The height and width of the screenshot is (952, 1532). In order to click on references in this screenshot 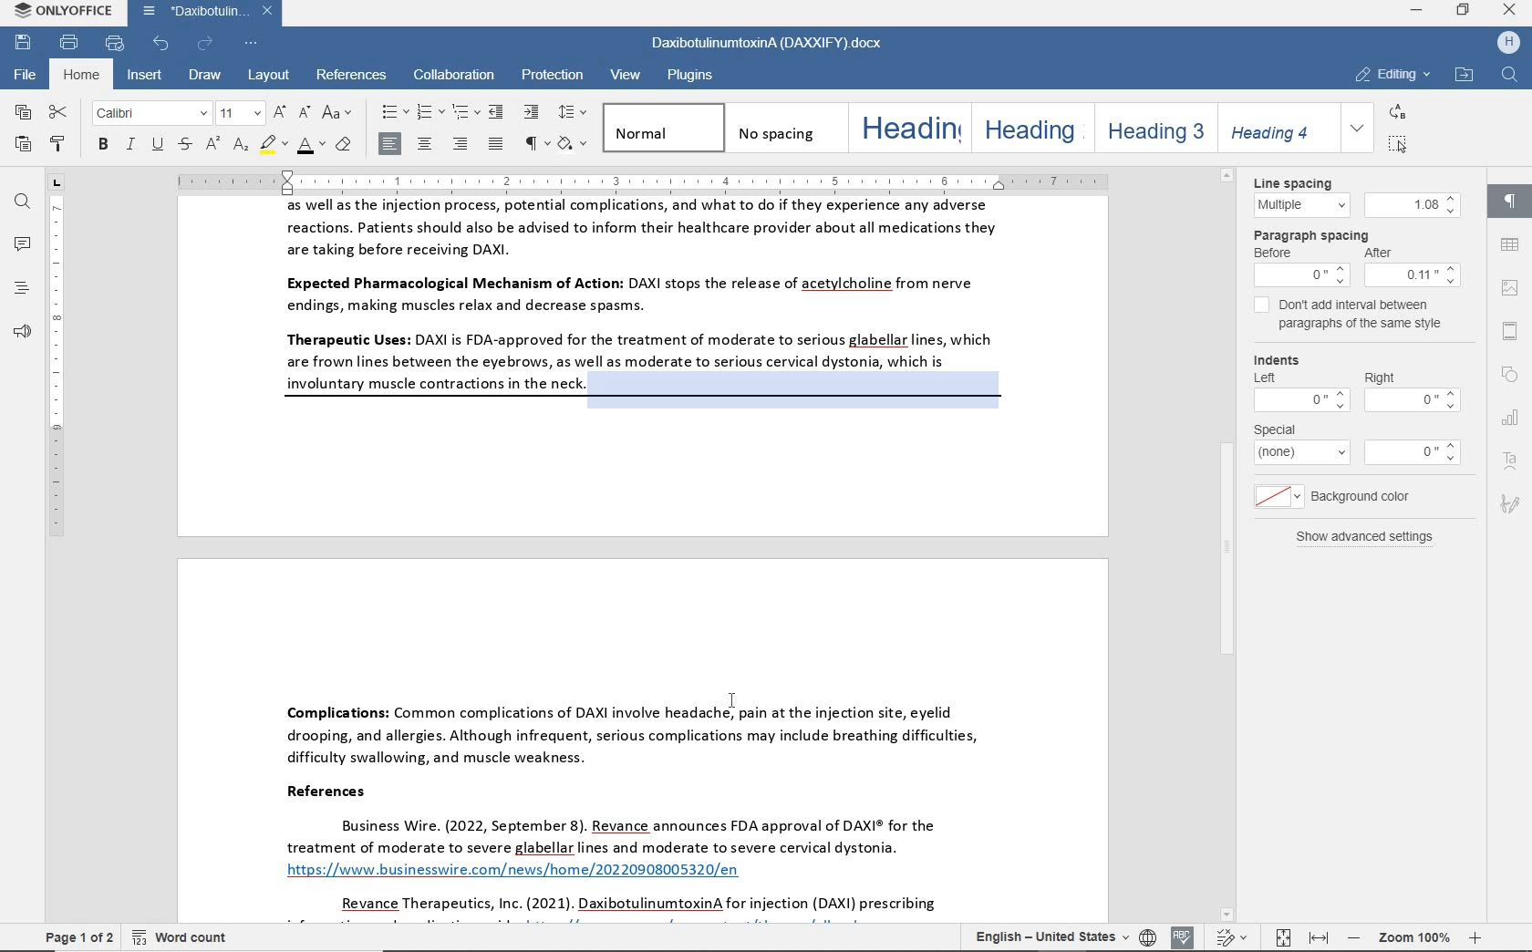, I will do `click(354, 76)`.